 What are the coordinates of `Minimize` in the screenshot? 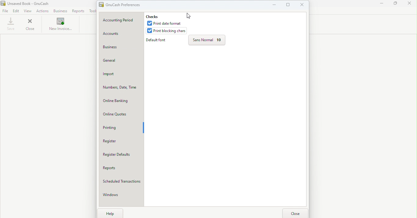 It's located at (274, 4).